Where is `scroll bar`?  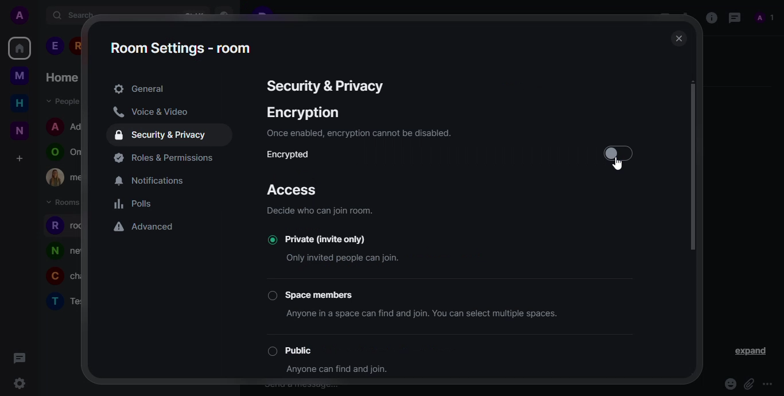
scroll bar is located at coordinates (696, 166).